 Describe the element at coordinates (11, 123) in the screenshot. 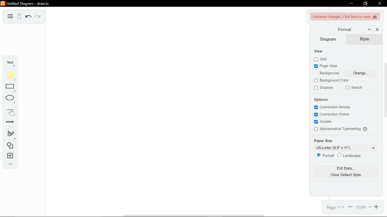

I see `Arrow` at that location.